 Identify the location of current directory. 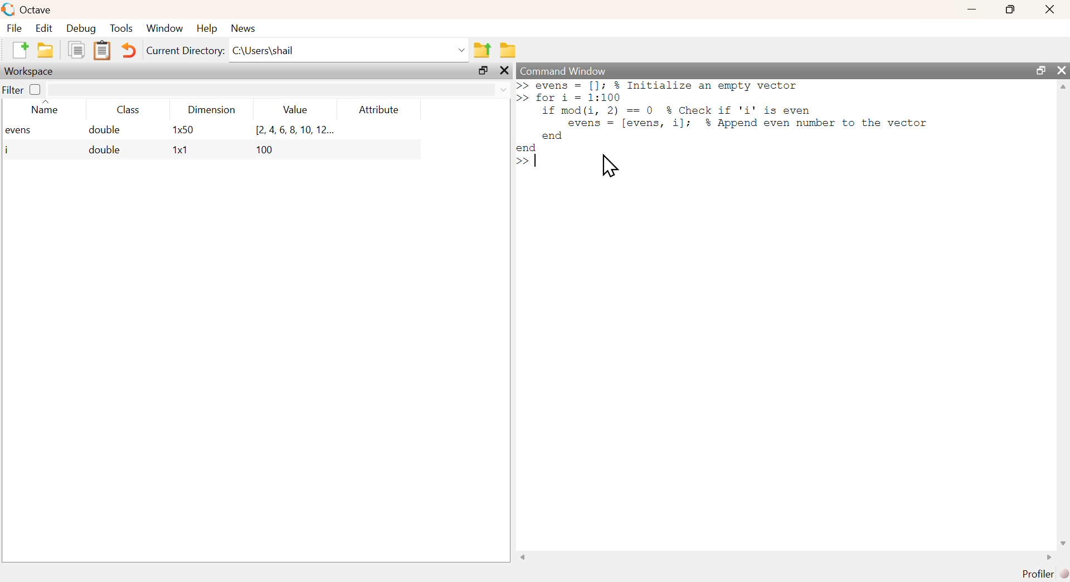
(185, 50).